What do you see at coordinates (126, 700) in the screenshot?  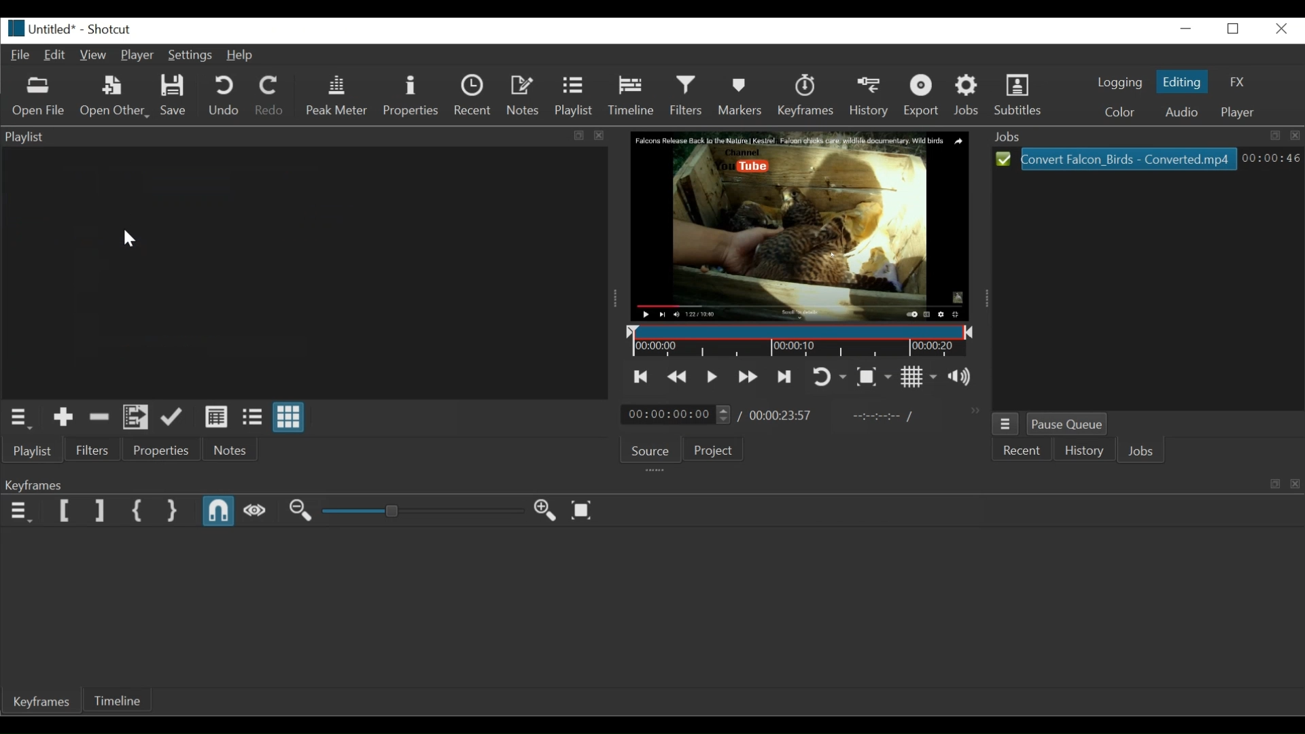 I see `Timeline` at bounding box center [126, 700].